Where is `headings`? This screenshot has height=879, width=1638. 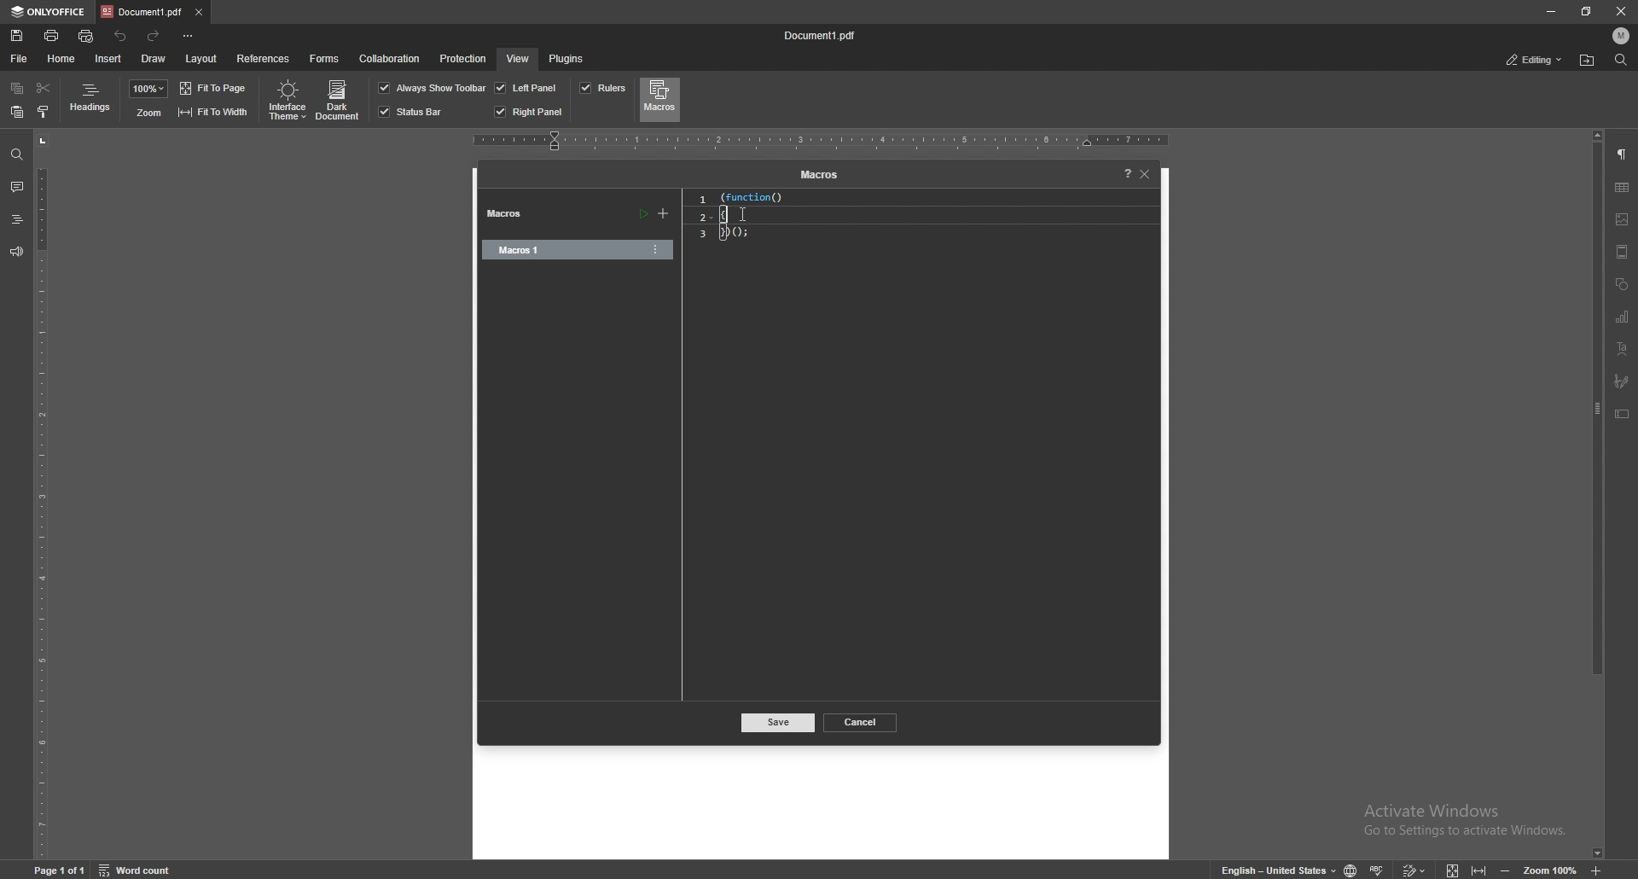
headings is located at coordinates (16, 218).